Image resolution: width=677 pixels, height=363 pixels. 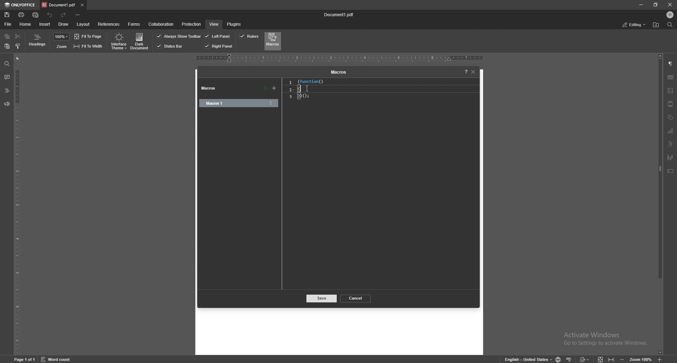 What do you see at coordinates (118, 42) in the screenshot?
I see `interface theme` at bounding box center [118, 42].